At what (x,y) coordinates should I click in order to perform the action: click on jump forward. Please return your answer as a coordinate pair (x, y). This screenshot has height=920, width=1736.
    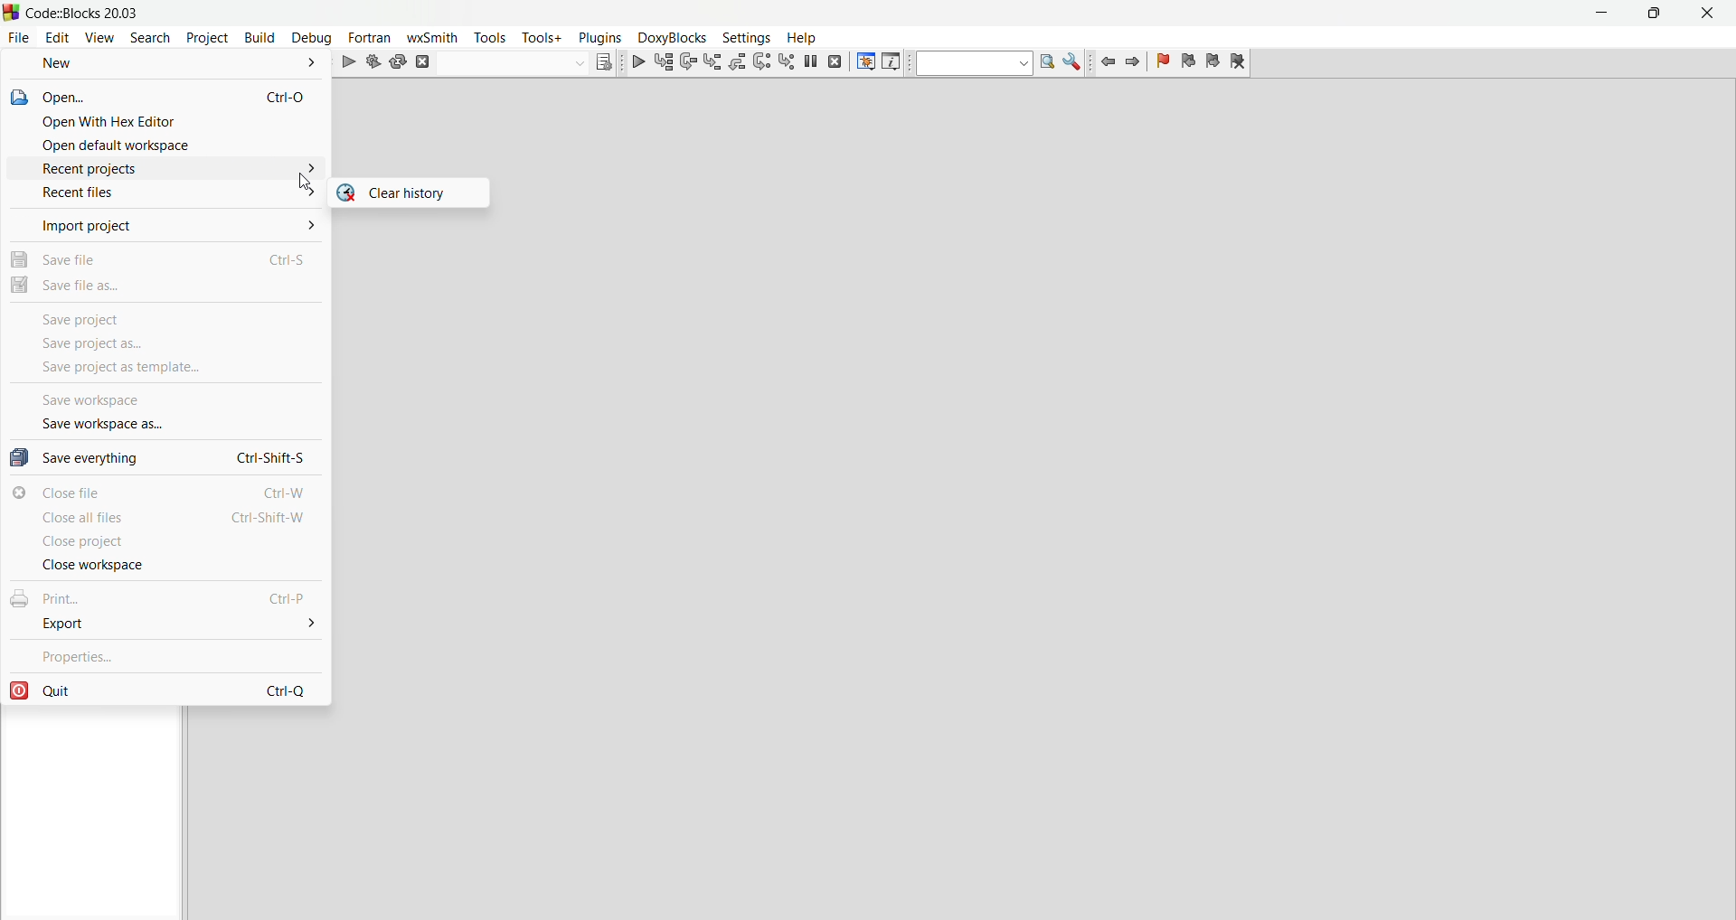
    Looking at the image, I should click on (1134, 63).